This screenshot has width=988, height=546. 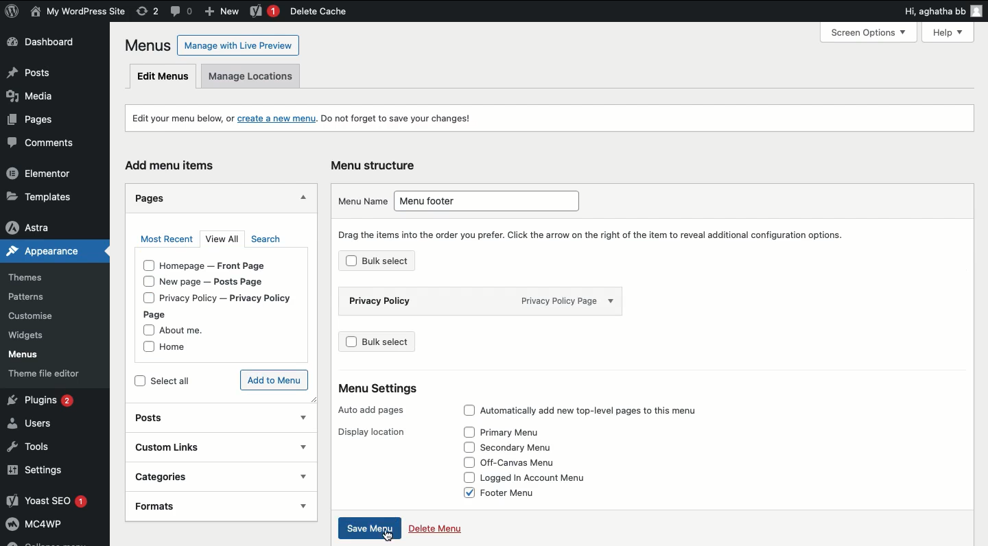 I want to click on Auto add pages, so click(x=370, y=409).